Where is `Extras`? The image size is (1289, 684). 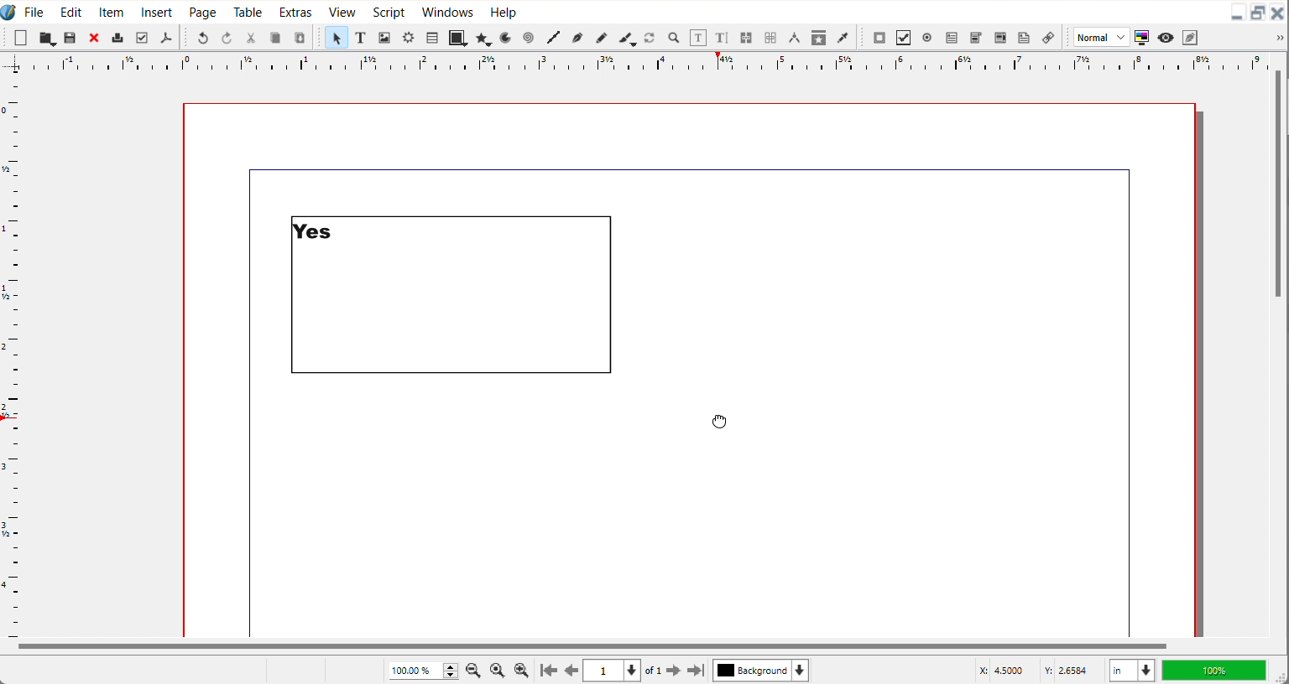
Extras is located at coordinates (295, 10).